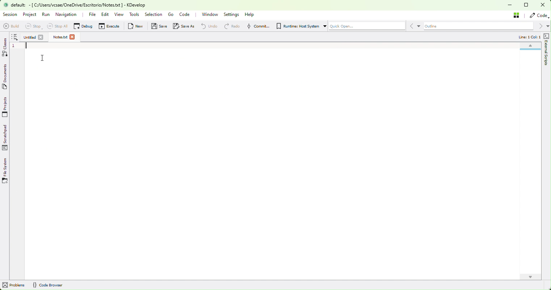  I want to click on {} Code Browser, so click(48, 285).